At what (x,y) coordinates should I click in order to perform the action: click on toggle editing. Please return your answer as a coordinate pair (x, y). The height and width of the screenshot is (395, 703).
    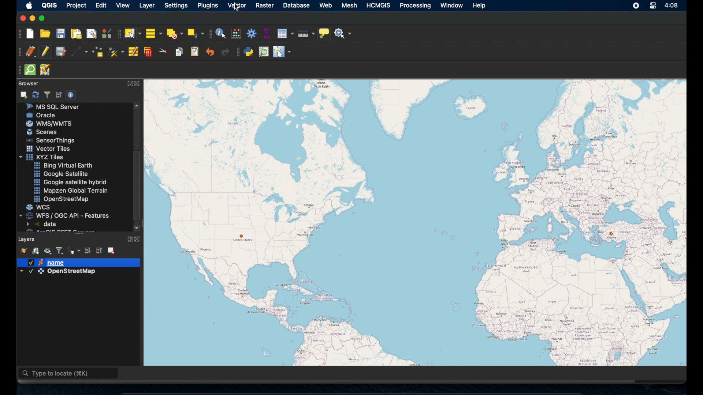
    Looking at the image, I should click on (45, 52).